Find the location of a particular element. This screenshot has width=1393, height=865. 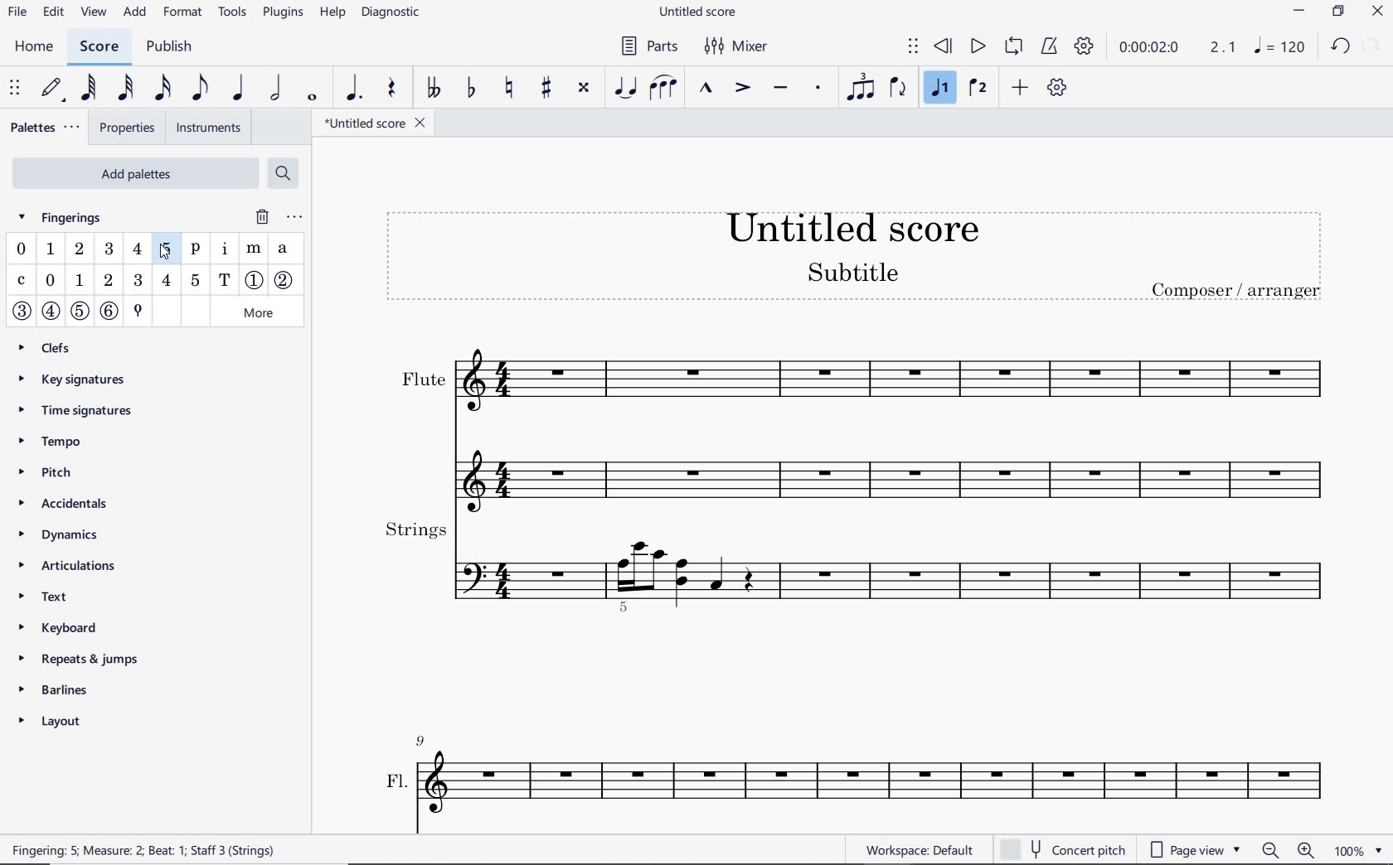

select to move is located at coordinates (14, 86).